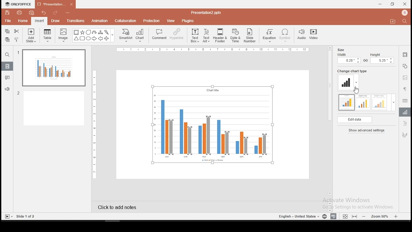  Describe the element at coordinates (349, 82) in the screenshot. I see `change chart type` at that location.